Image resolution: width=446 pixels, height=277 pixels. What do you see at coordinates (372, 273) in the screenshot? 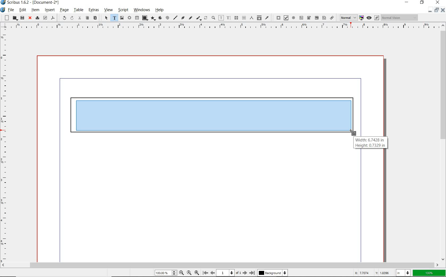
I see `coordinates` at bounding box center [372, 273].